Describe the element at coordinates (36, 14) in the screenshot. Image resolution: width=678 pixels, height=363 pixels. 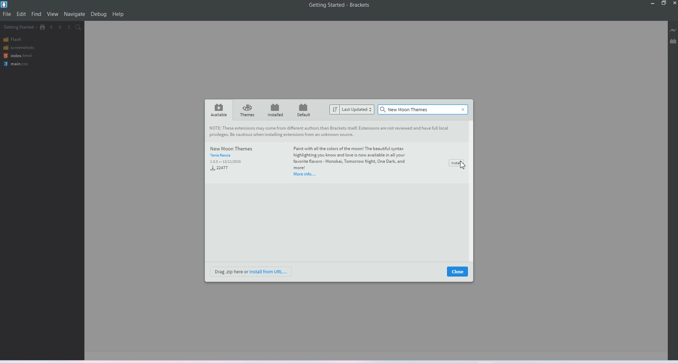
I see `Find` at that location.